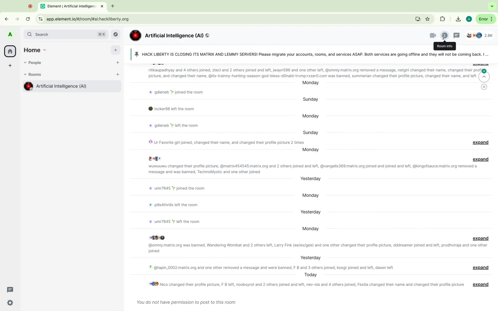 The height and width of the screenshot is (311, 498). Describe the element at coordinates (312, 116) in the screenshot. I see `day` at that location.